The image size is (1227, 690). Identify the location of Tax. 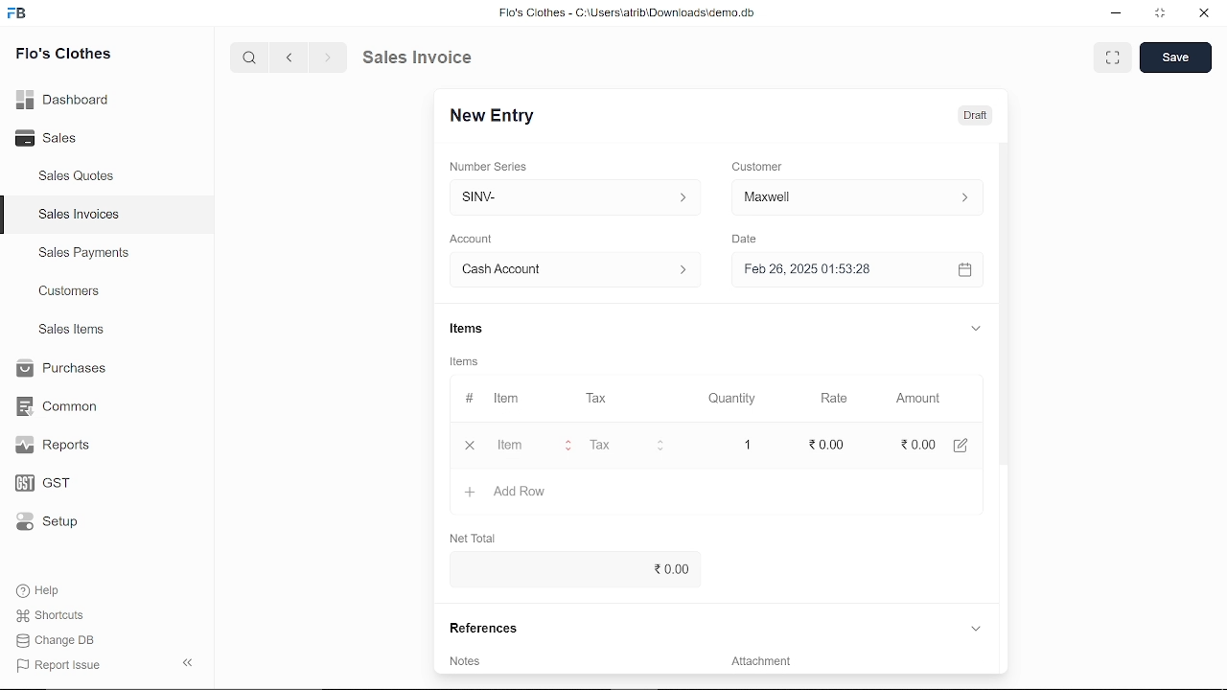
(600, 399).